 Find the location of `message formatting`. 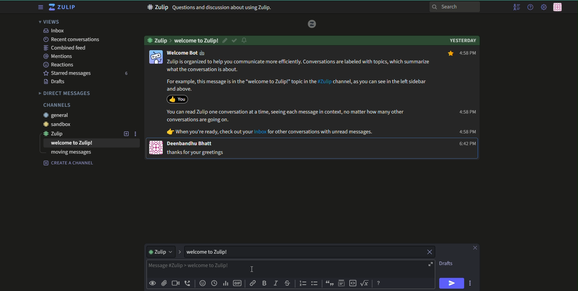

message formatting is located at coordinates (379, 282).